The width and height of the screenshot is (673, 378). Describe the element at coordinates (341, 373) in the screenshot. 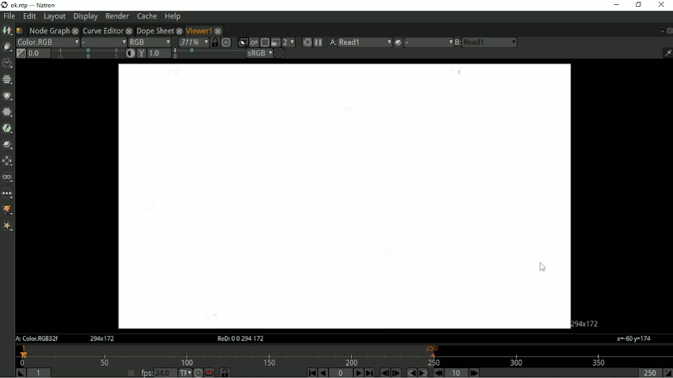

I see `Current frame` at that location.